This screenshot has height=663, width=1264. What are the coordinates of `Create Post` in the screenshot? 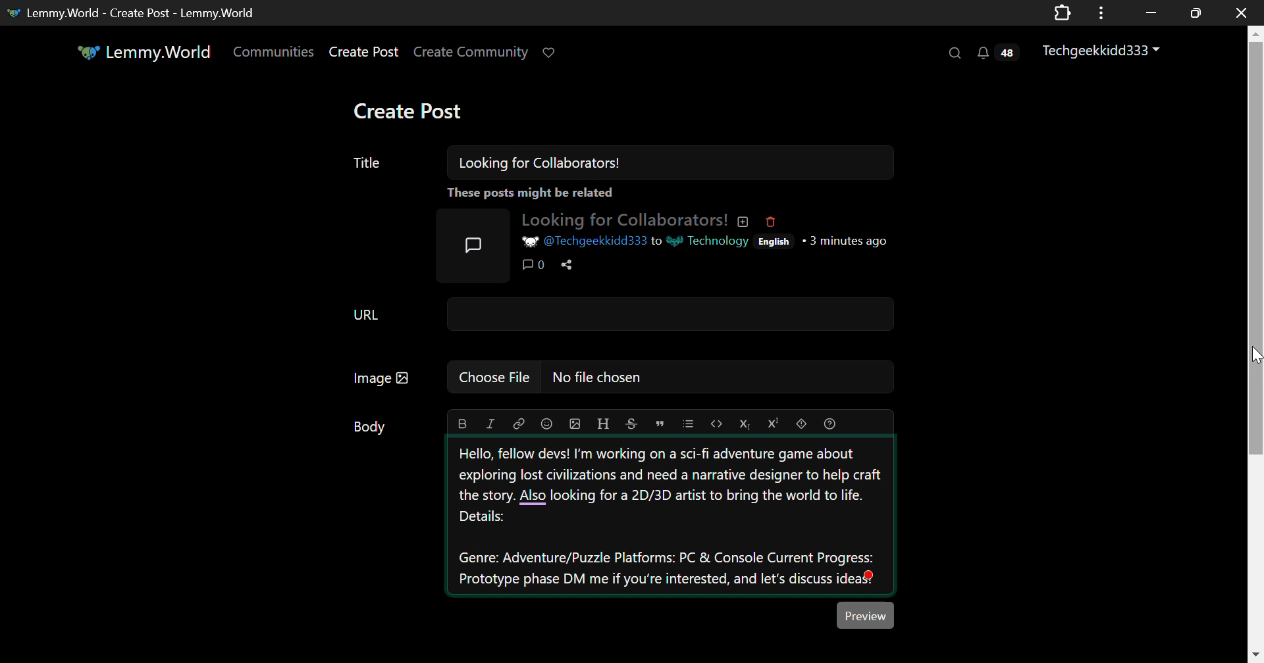 It's located at (366, 52).